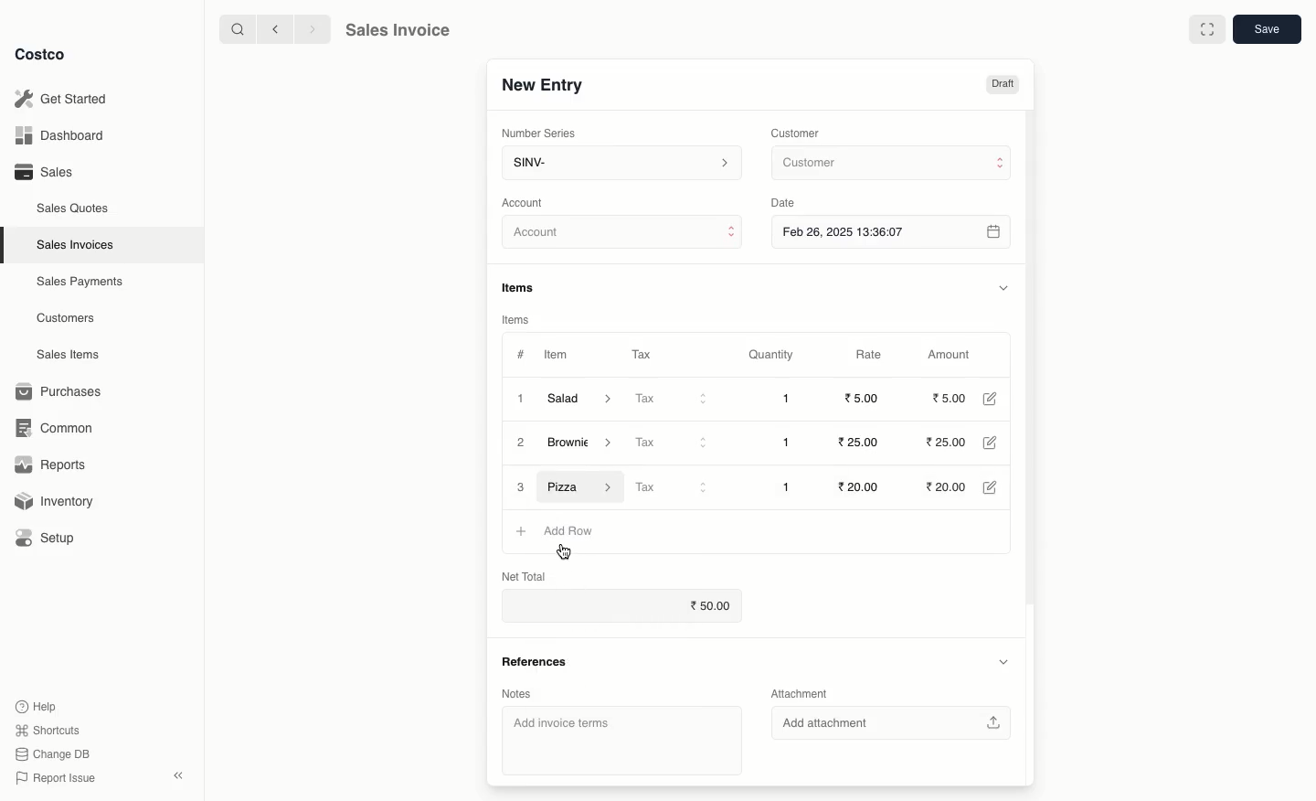 This screenshot has width=1316, height=801. What do you see at coordinates (52, 778) in the screenshot?
I see `Report Issue` at bounding box center [52, 778].